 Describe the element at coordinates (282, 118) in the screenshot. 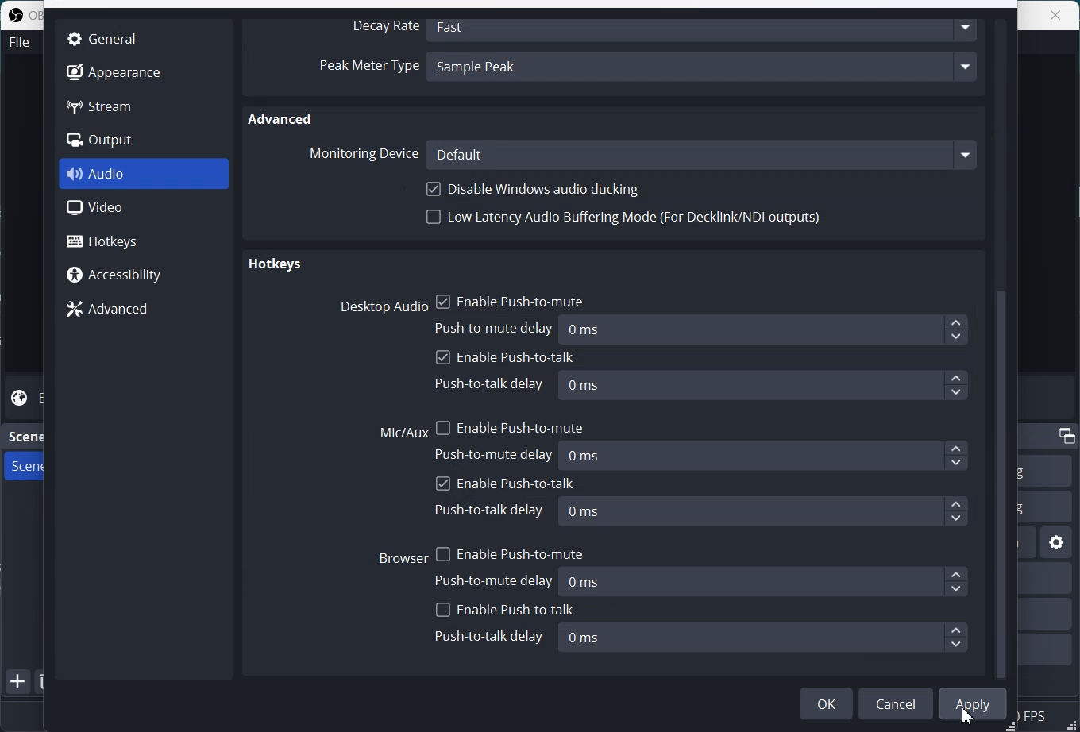

I see `Advanced` at that location.